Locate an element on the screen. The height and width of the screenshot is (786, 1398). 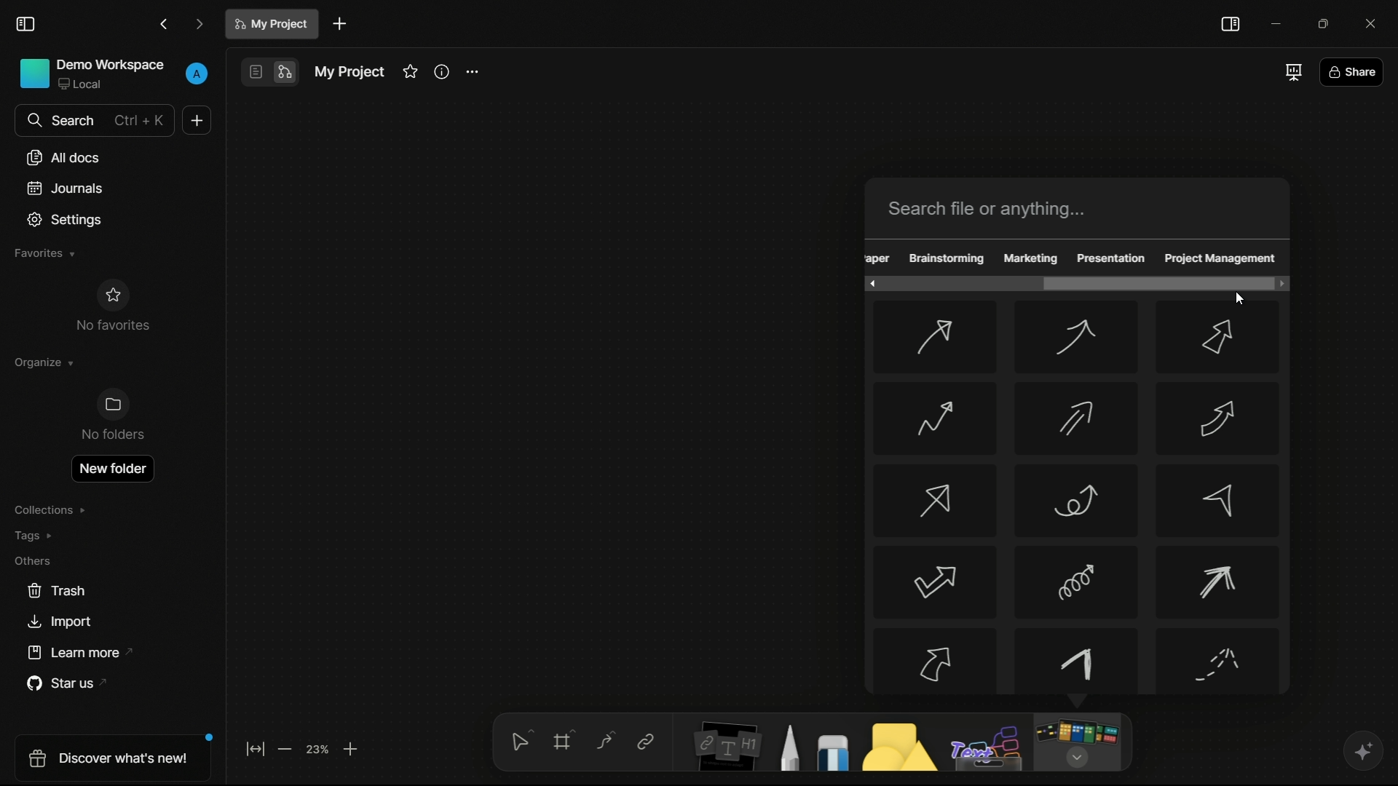
minimize is located at coordinates (1278, 23).